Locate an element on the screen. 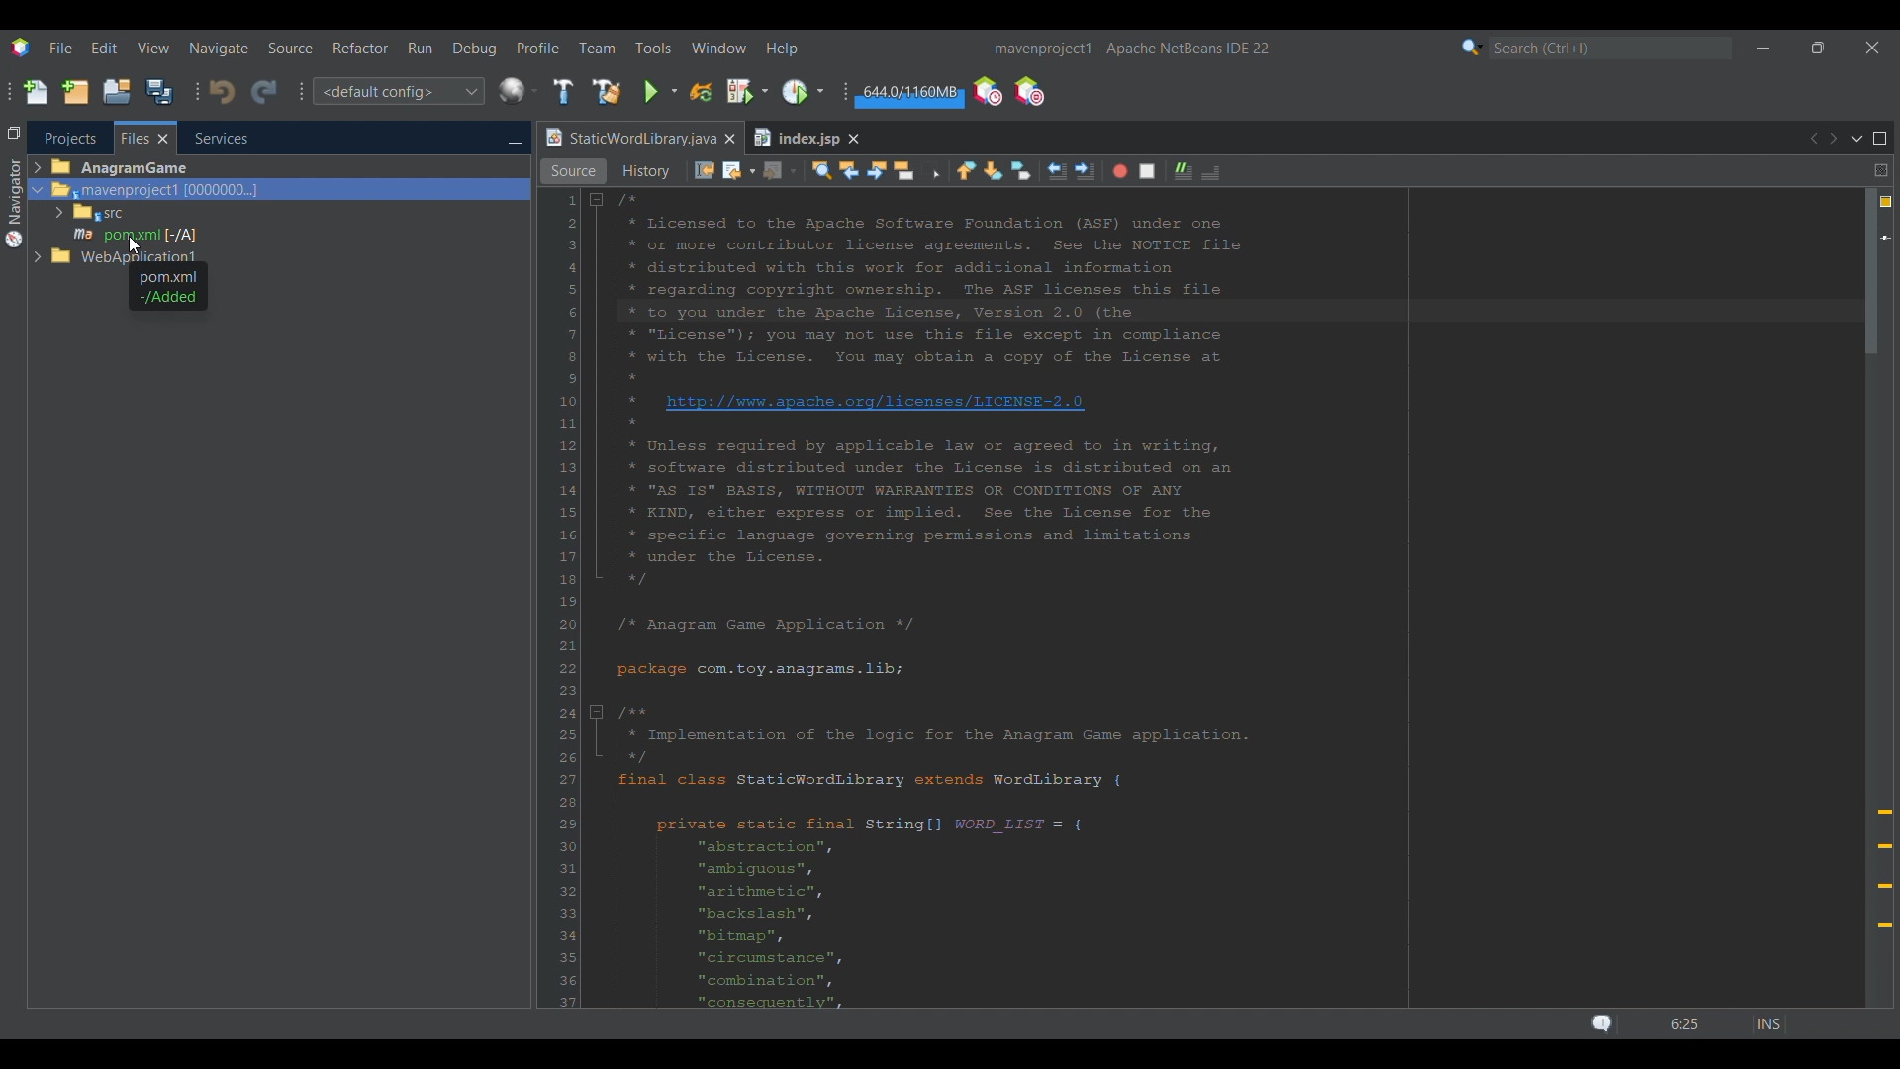 The image size is (1900, 1069). Previous is located at coordinates (1813, 139).